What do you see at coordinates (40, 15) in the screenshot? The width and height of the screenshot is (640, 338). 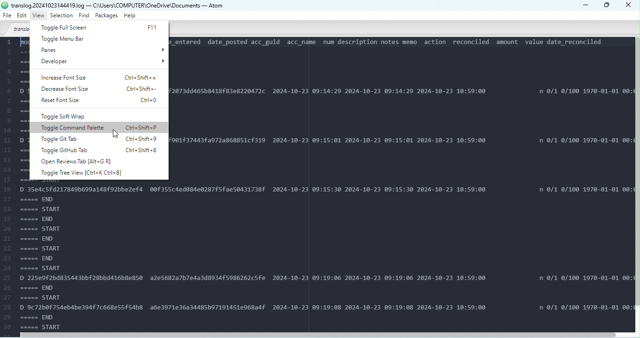 I see `View` at bounding box center [40, 15].